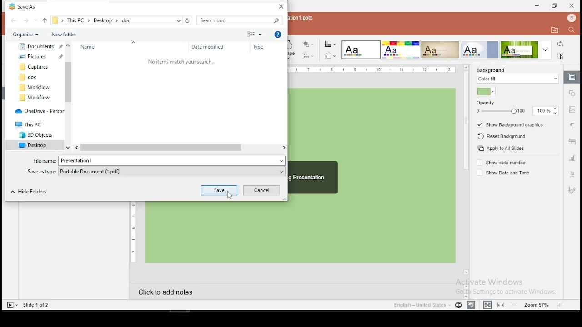 This screenshot has width=582, height=327. I want to click on apply to all slides, so click(500, 148).